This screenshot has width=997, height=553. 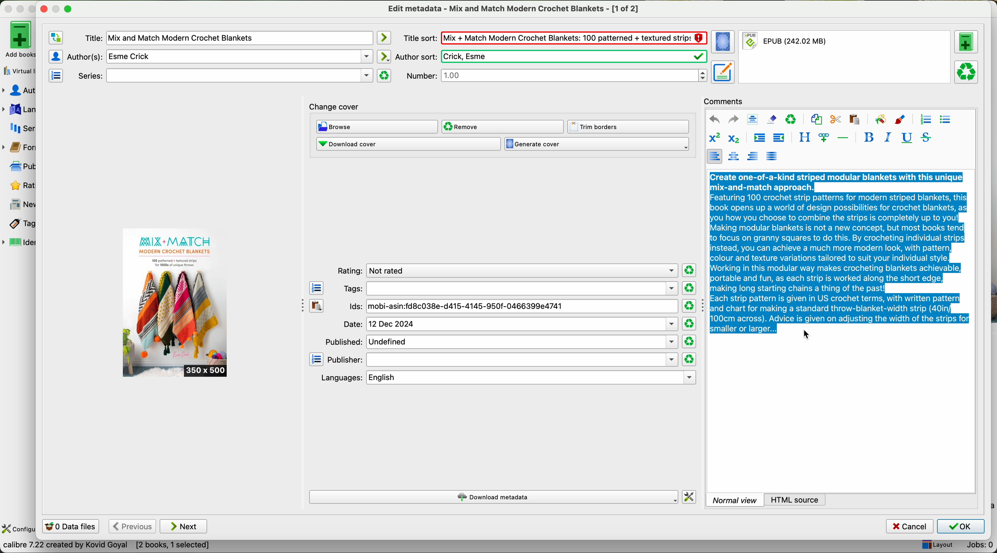 What do you see at coordinates (759, 139) in the screenshot?
I see `increase indentation` at bounding box center [759, 139].